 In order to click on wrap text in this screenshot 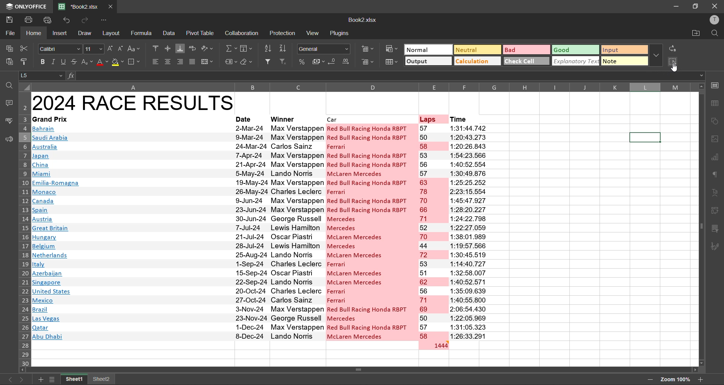, I will do `click(192, 49)`.